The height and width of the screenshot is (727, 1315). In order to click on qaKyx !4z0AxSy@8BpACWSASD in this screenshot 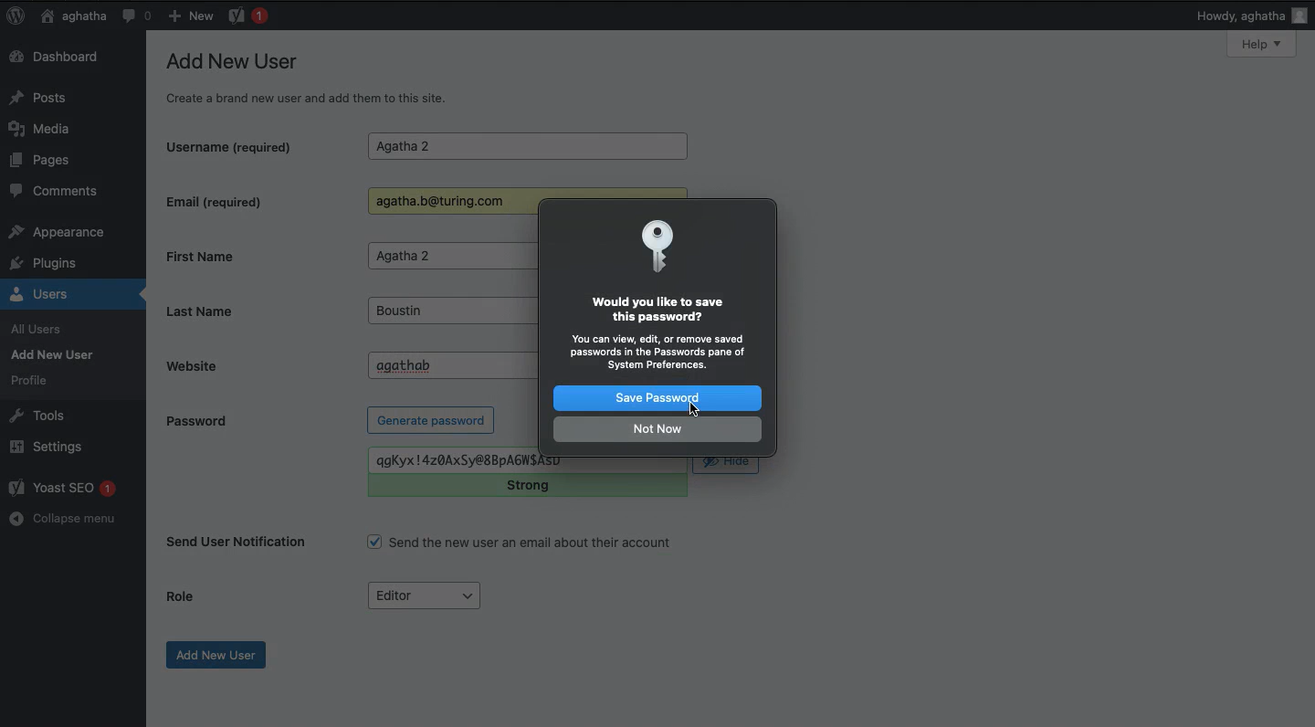, I will do `click(470, 461)`.